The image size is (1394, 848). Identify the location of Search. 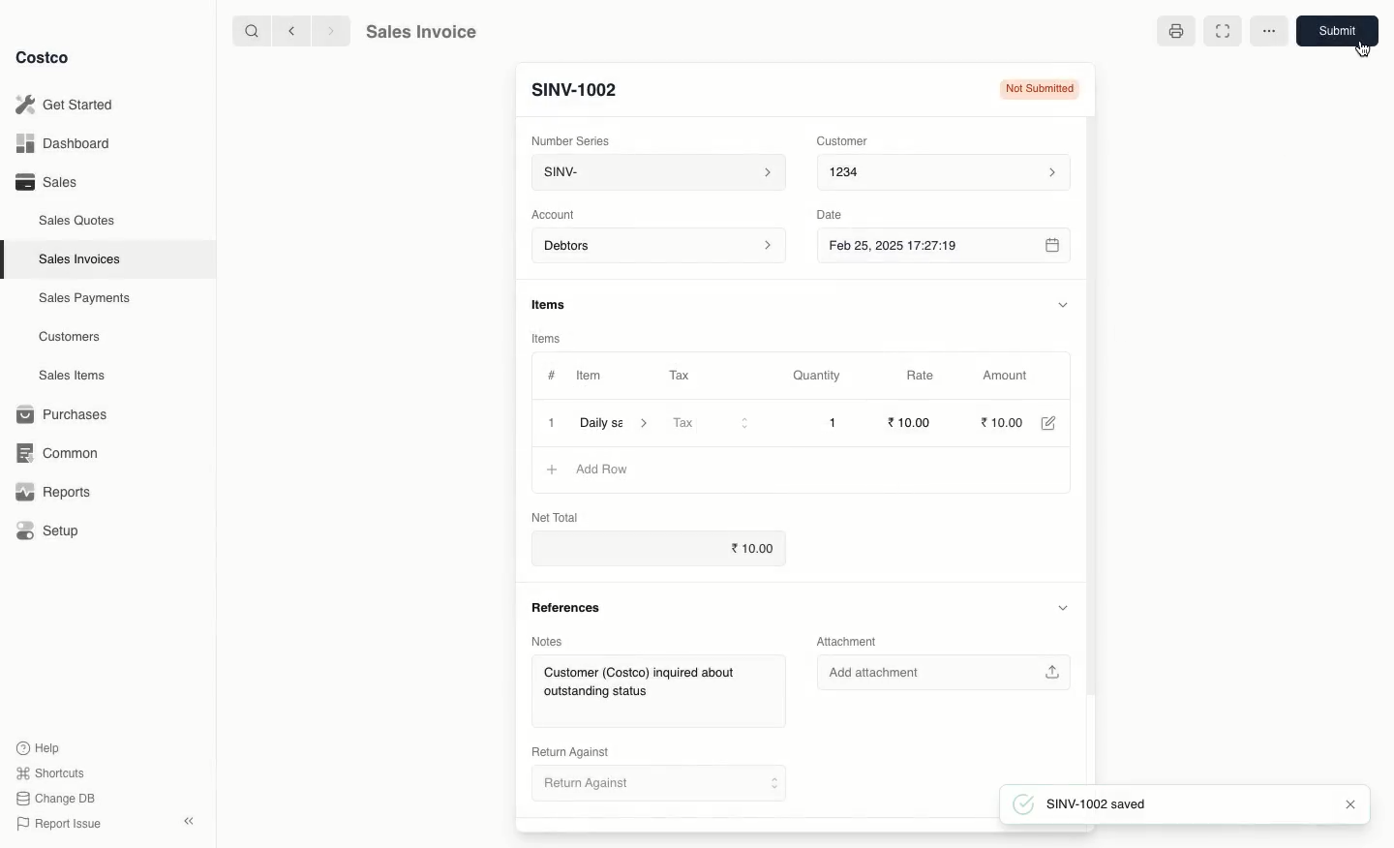
(247, 32).